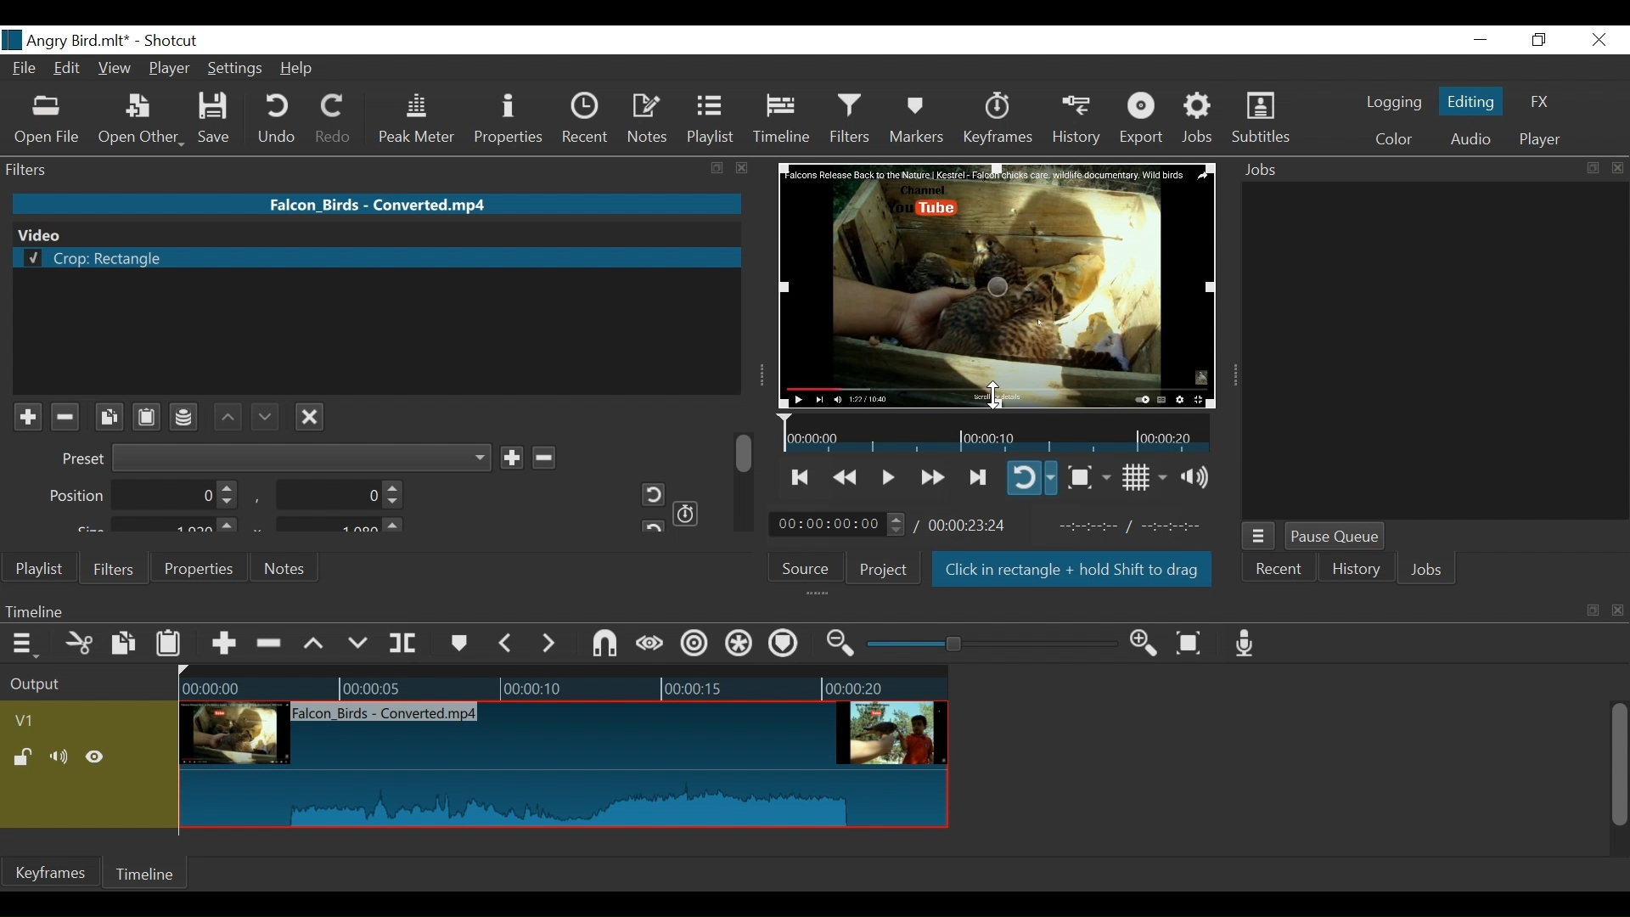  What do you see at coordinates (697, 646) in the screenshot?
I see `Ripple` at bounding box center [697, 646].